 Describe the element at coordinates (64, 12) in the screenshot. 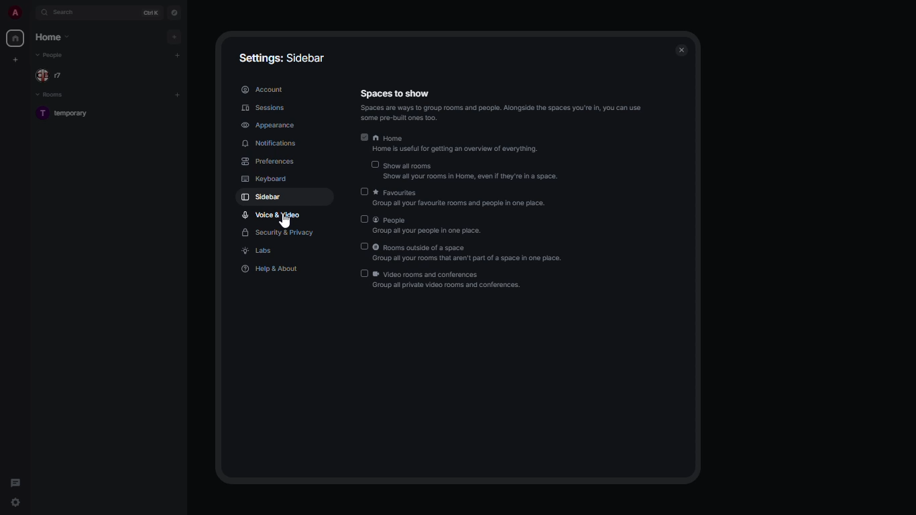

I see `search` at that location.